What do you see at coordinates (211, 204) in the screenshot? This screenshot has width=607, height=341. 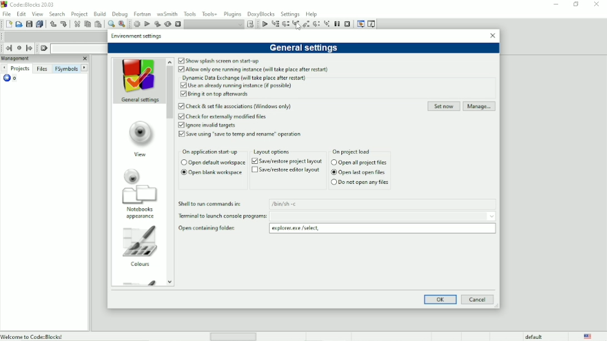 I see `Shell to run commands in` at bounding box center [211, 204].